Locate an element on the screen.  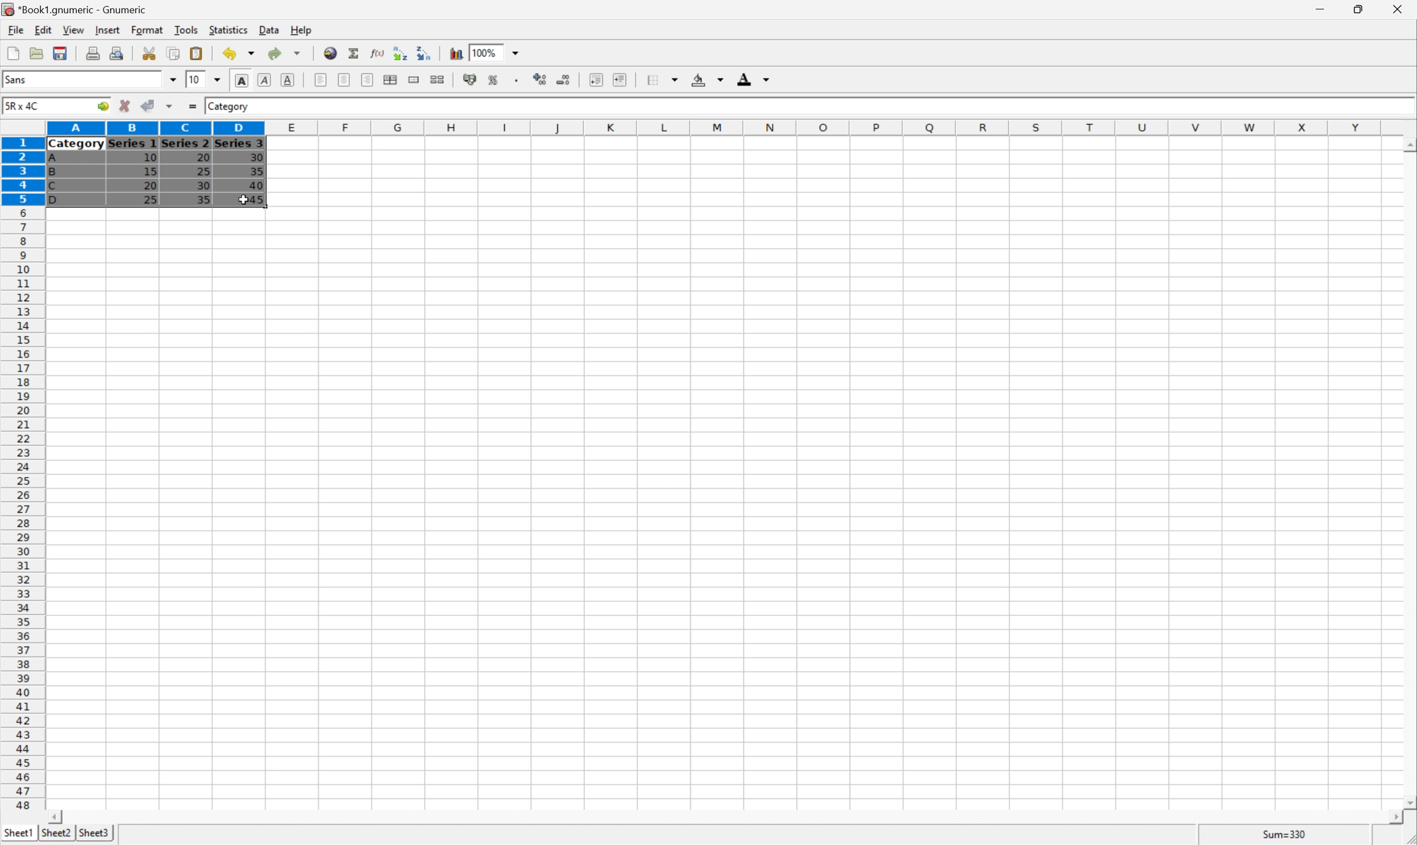
Set the format of the selected cells to include a thousands separator is located at coordinates (518, 81).